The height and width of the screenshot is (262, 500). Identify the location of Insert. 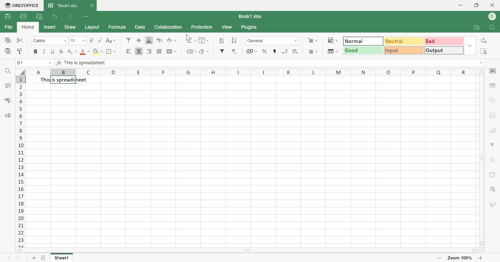
(50, 27).